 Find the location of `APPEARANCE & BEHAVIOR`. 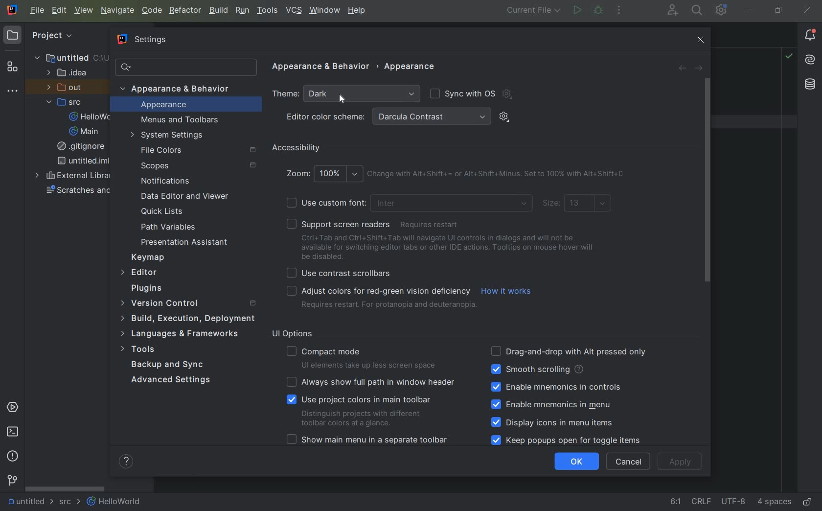

APPEARANCE & BEHAVIOR is located at coordinates (180, 89).